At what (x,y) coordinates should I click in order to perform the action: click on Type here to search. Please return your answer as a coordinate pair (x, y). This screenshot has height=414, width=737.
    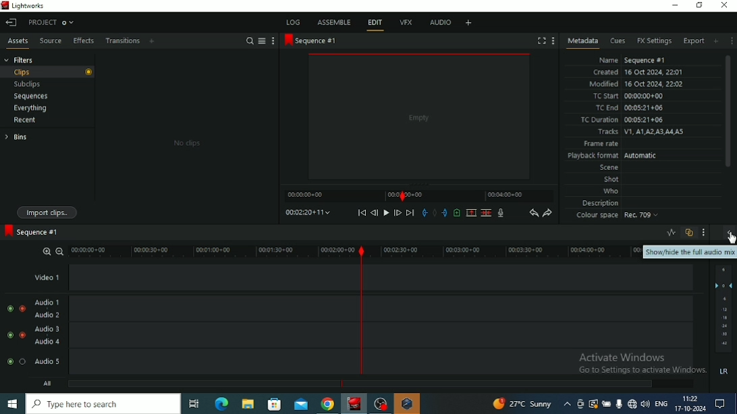
    Looking at the image, I should click on (104, 403).